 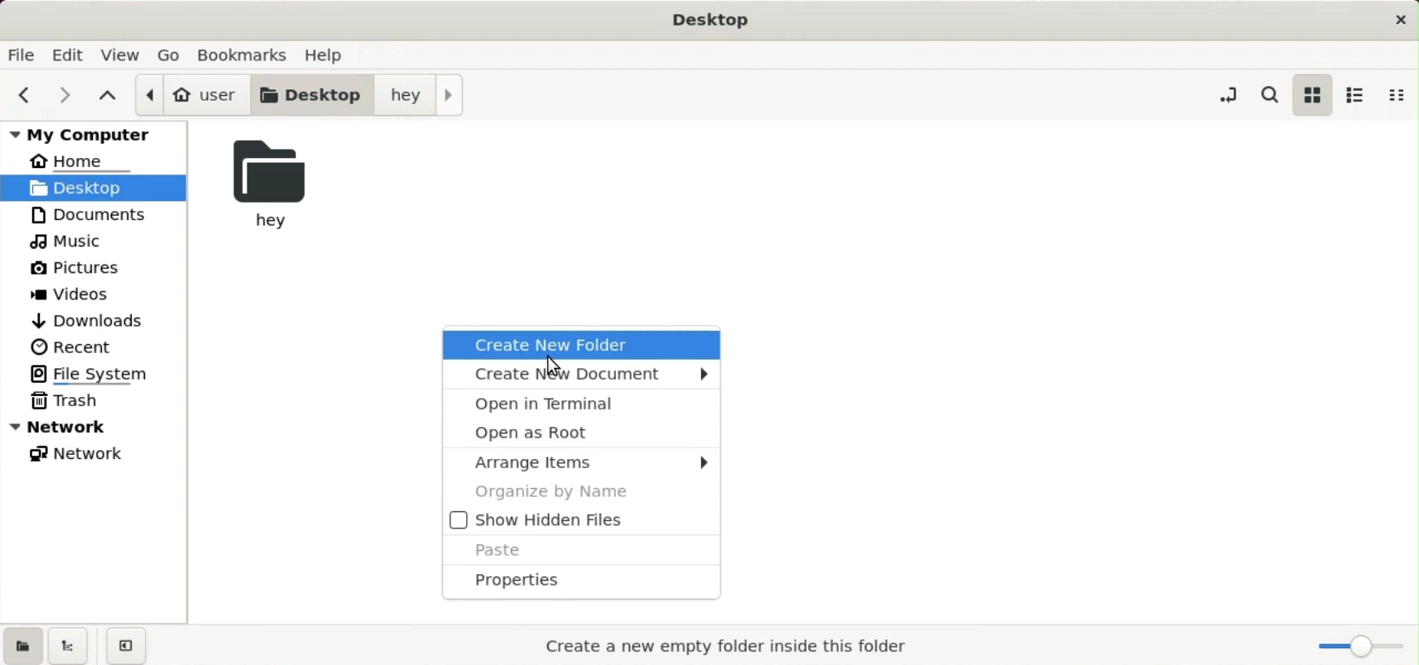 What do you see at coordinates (22, 645) in the screenshot?
I see `show places` at bounding box center [22, 645].